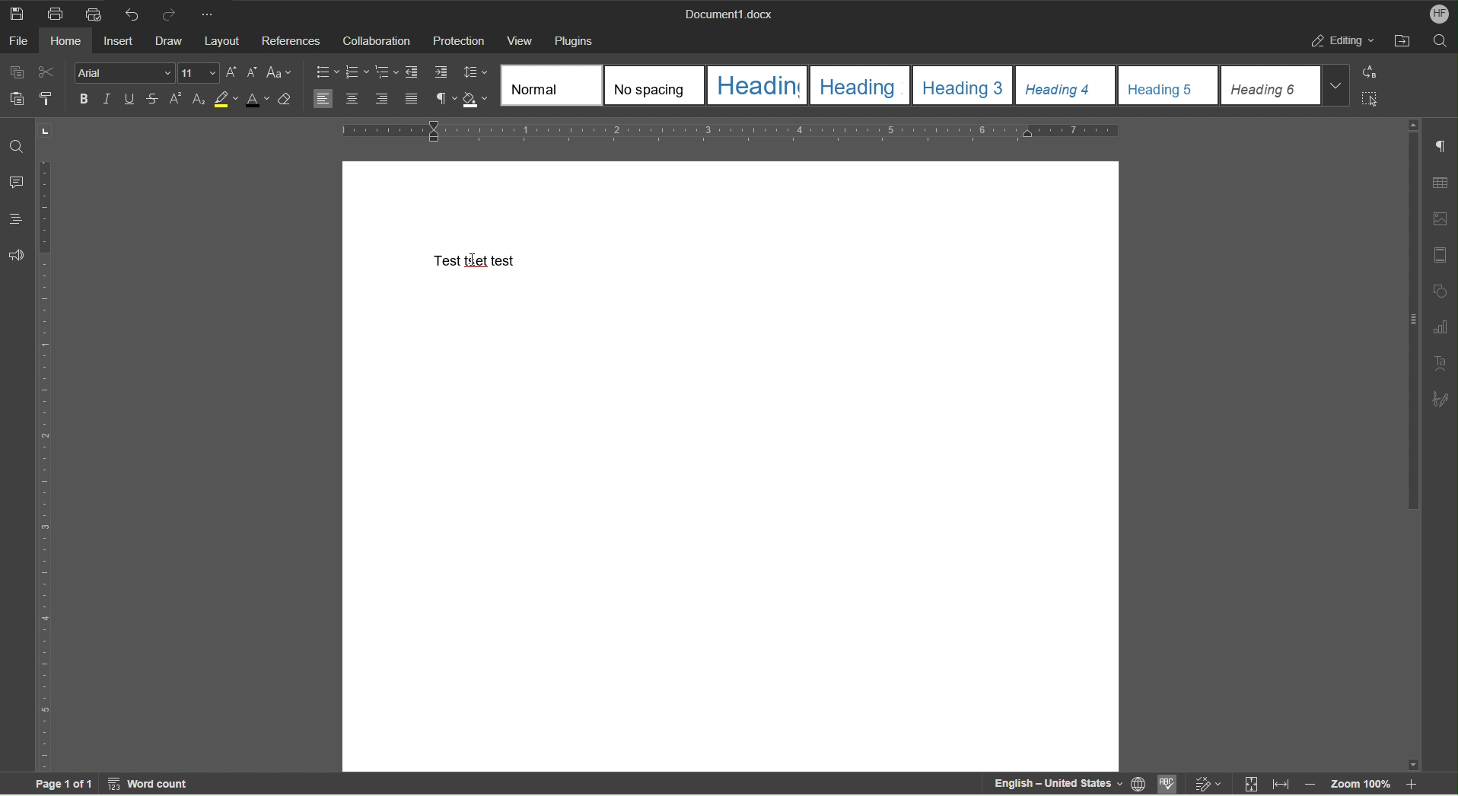  I want to click on Document Name, so click(727, 12).